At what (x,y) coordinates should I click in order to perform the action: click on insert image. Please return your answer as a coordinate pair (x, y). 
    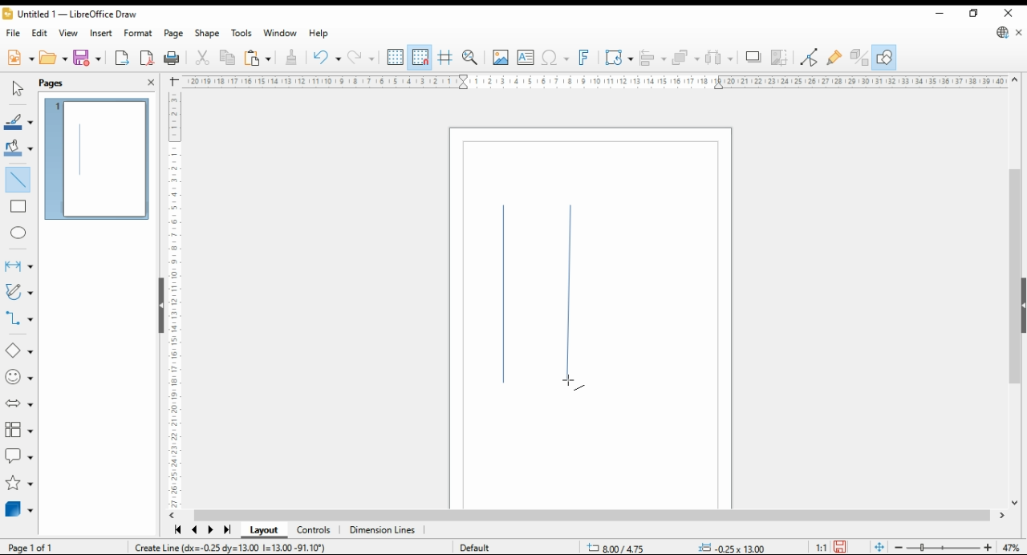
    Looking at the image, I should click on (501, 57).